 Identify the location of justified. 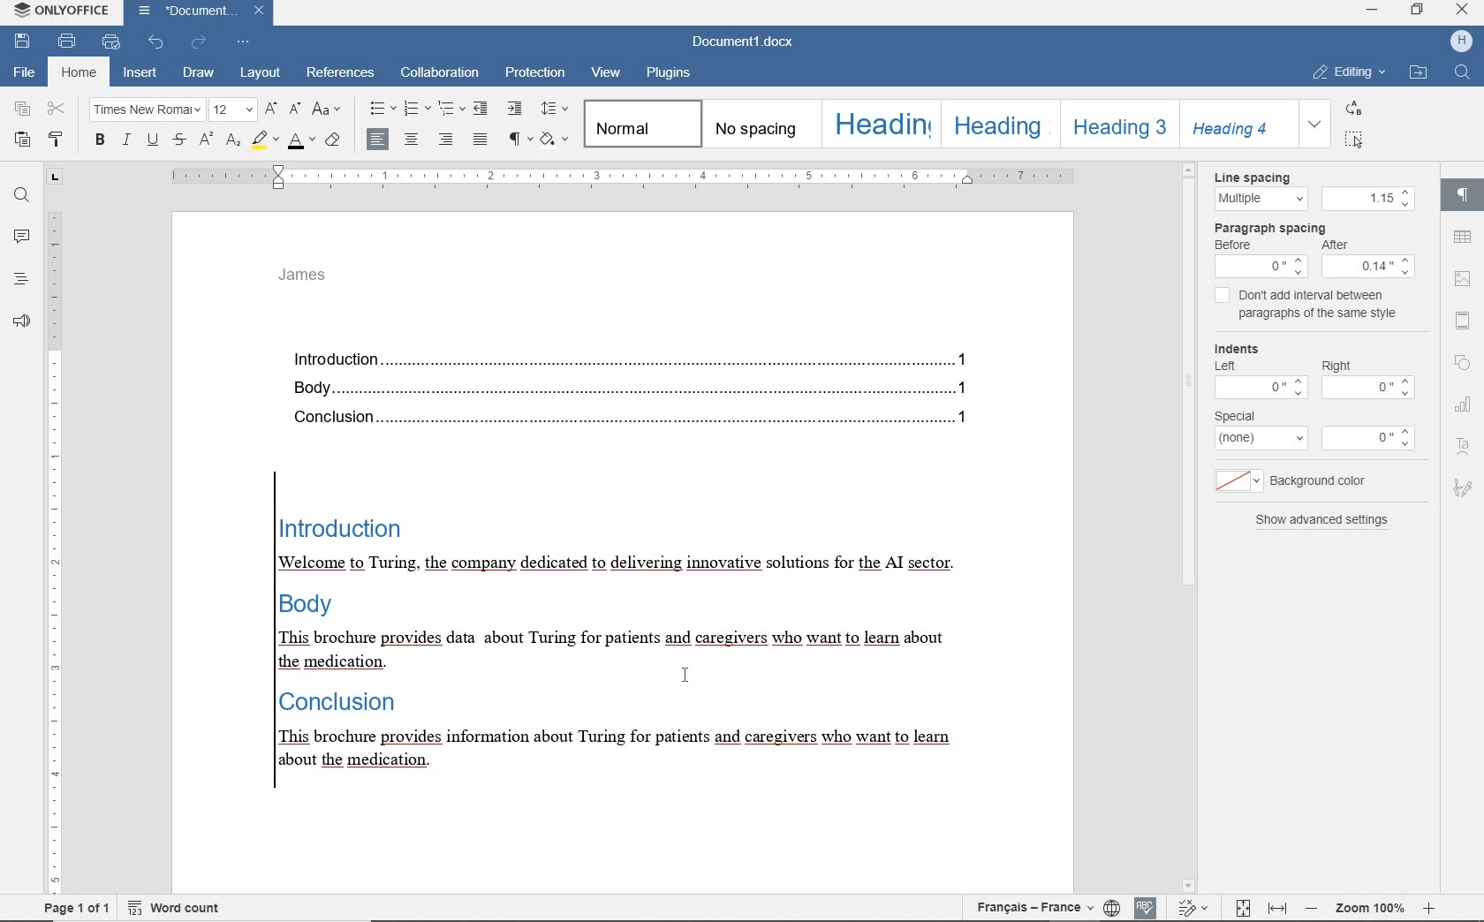
(480, 139).